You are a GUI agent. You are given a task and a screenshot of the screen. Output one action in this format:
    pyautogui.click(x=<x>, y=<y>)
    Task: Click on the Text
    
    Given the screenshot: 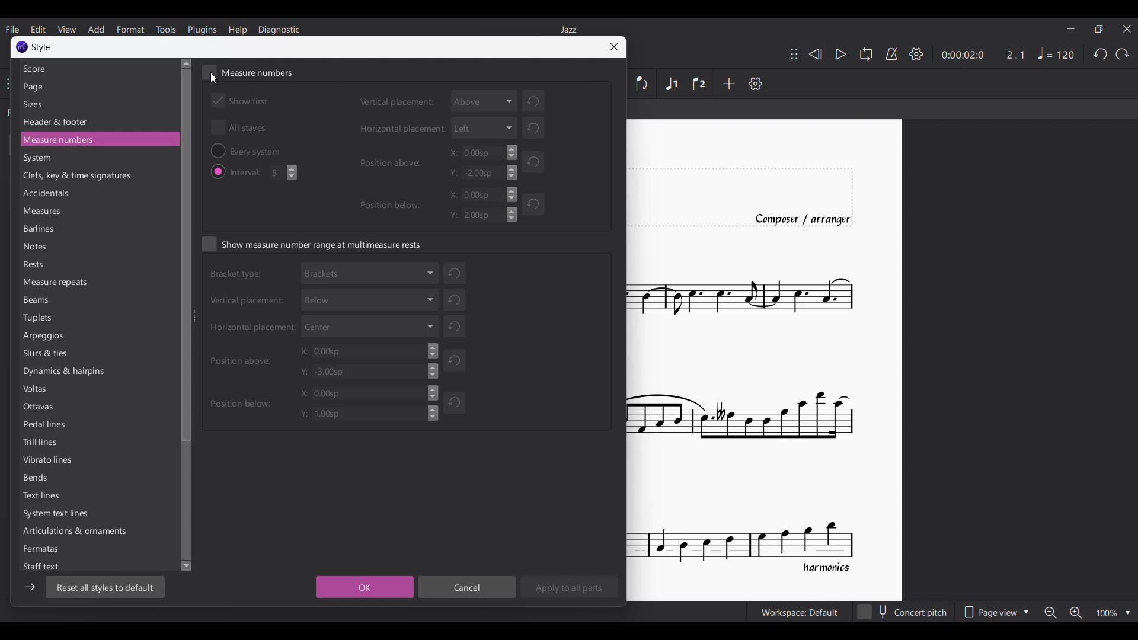 What is the action you would take?
    pyautogui.click(x=43, y=497)
    